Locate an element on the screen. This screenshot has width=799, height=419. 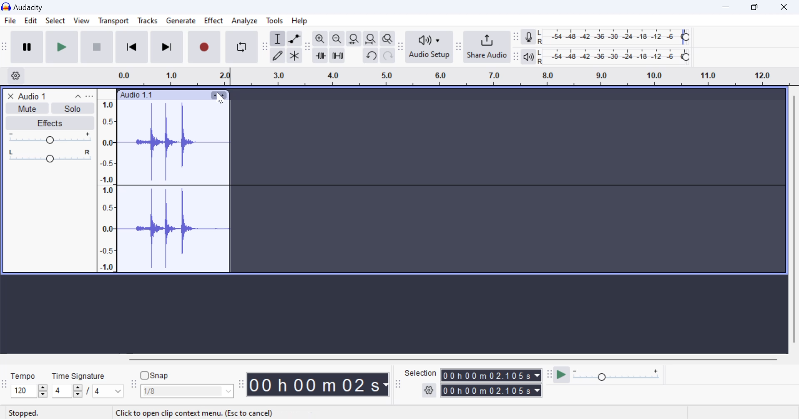
Pause is located at coordinates (27, 47).